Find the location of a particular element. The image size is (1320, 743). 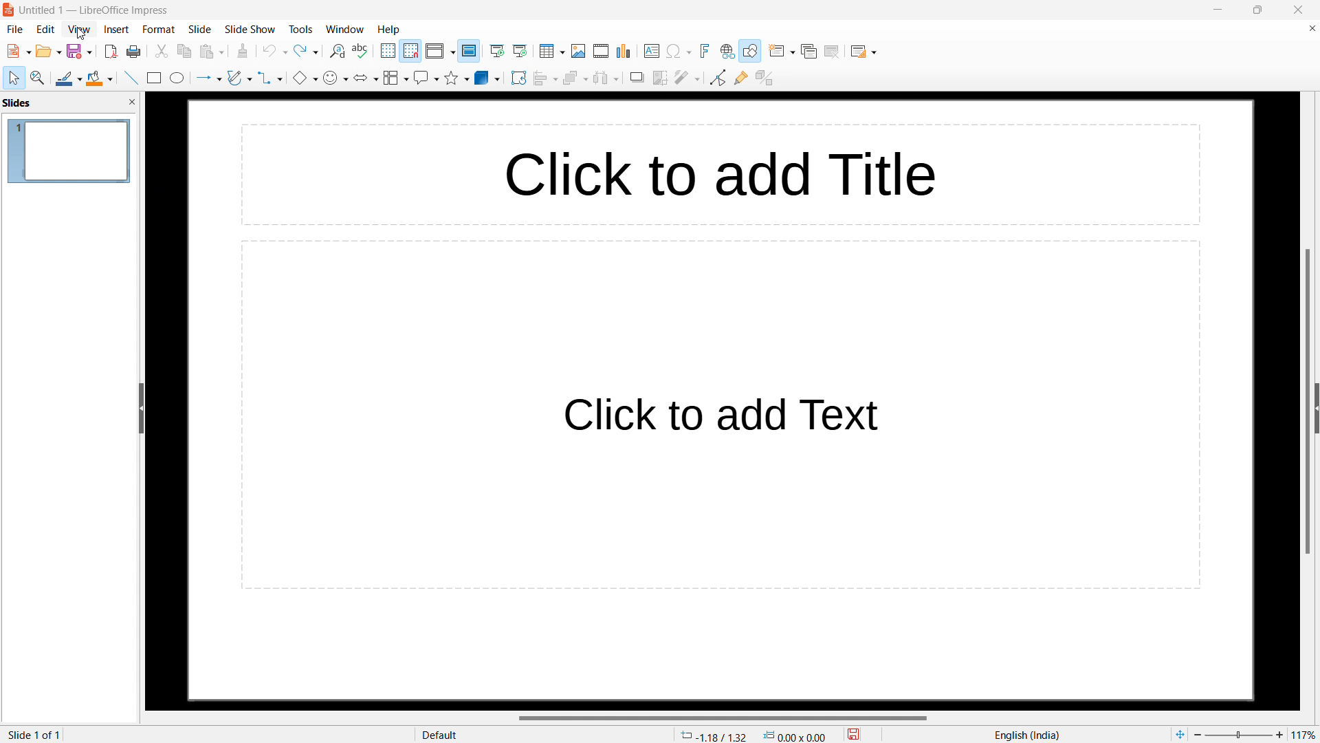

symbol shapes is located at coordinates (335, 78).